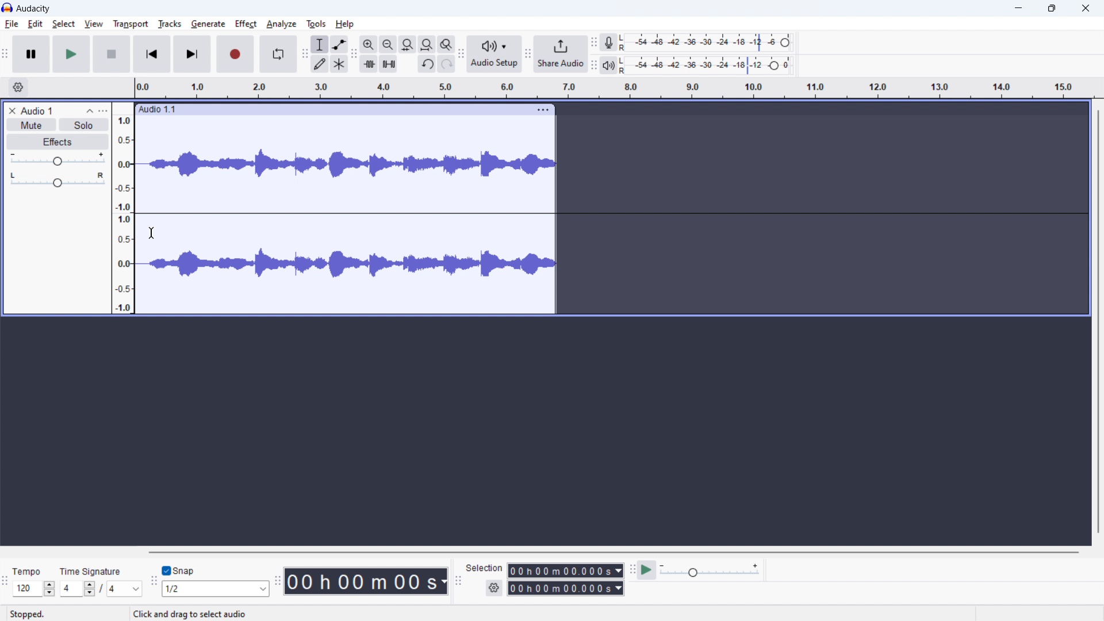 The image size is (1104, 621). I want to click on select snapping, so click(216, 588).